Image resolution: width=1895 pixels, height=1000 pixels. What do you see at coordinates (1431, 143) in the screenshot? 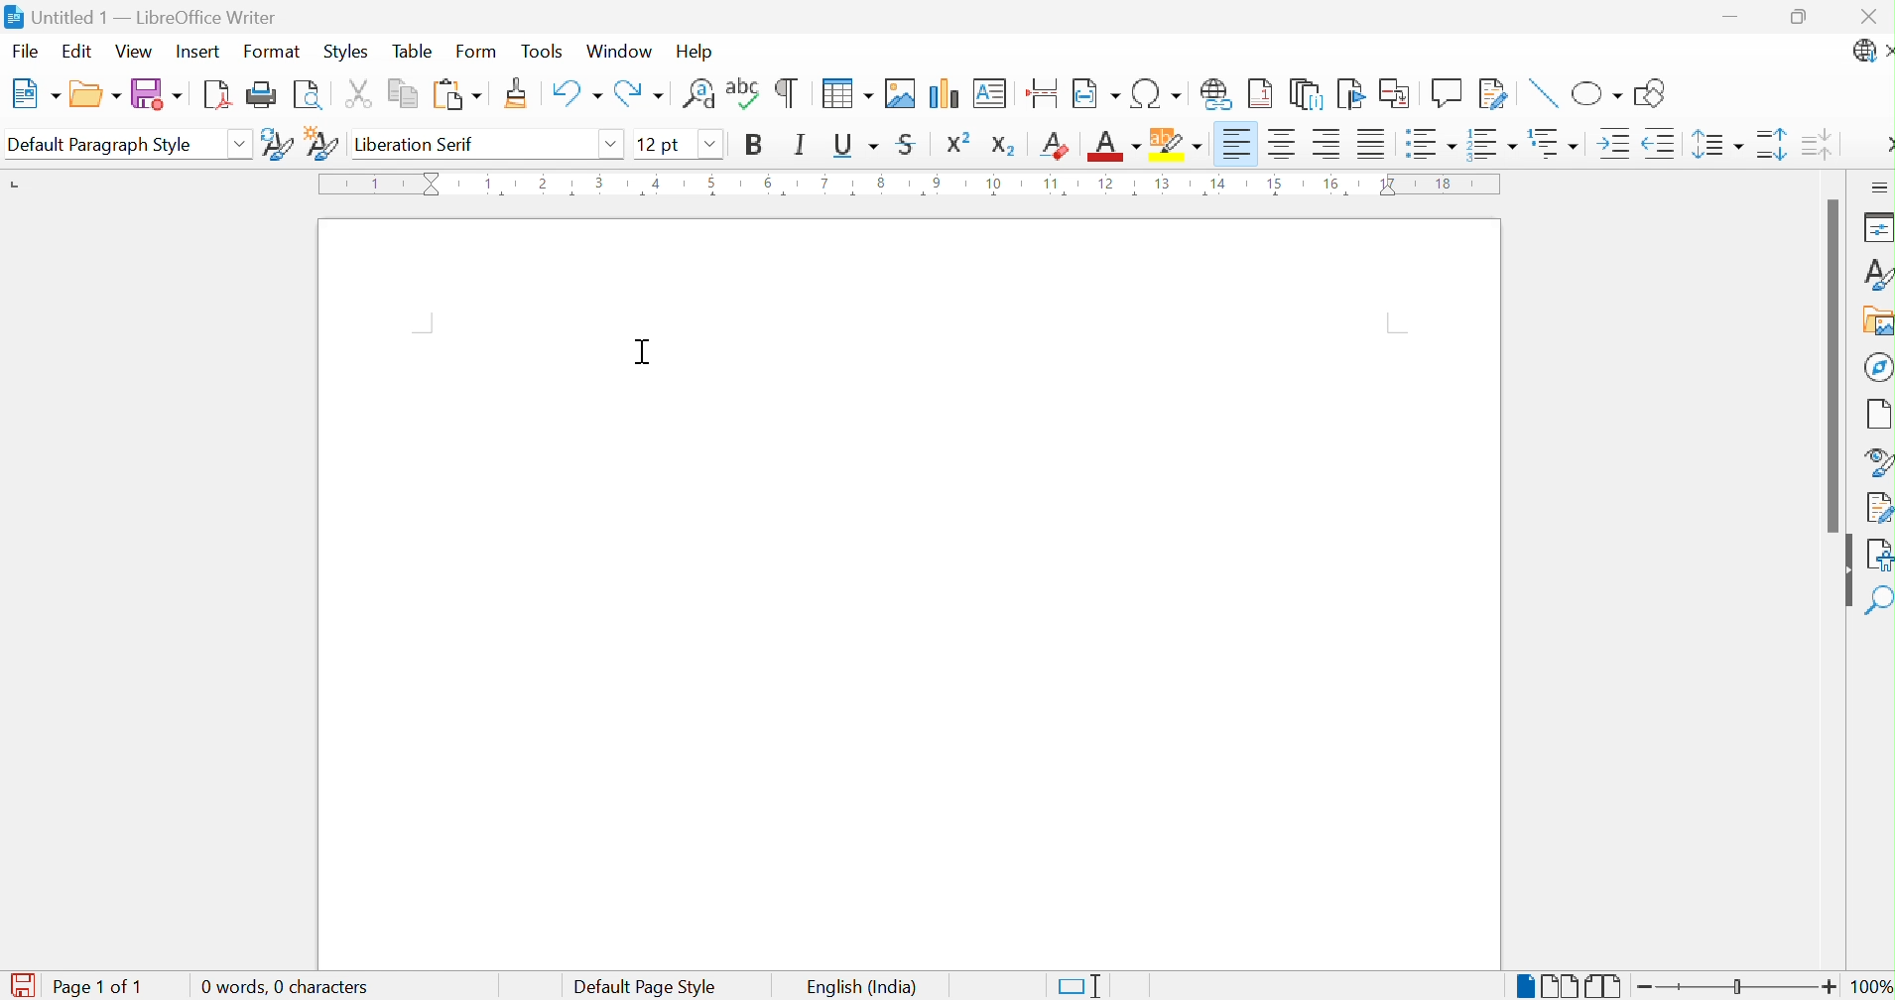
I see `Toggle Unordered List` at bounding box center [1431, 143].